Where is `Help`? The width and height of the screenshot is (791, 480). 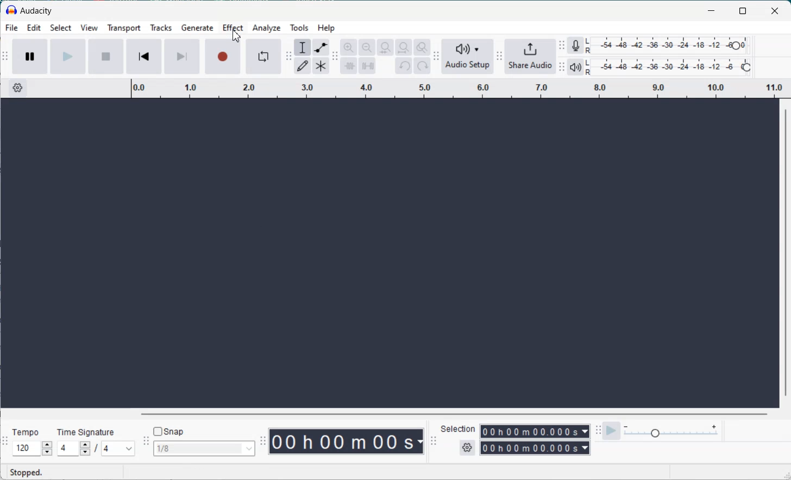 Help is located at coordinates (327, 28).